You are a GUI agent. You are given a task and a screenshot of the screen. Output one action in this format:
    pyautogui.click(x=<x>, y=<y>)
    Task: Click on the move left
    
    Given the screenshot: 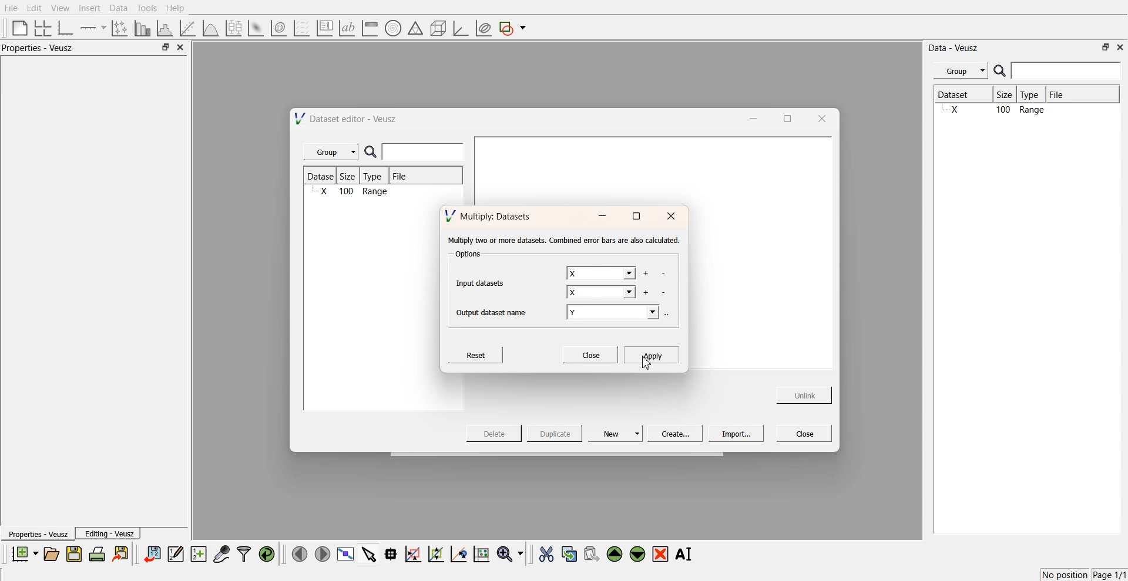 What is the action you would take?
    pyautogui.click(x=300, y=553)
    